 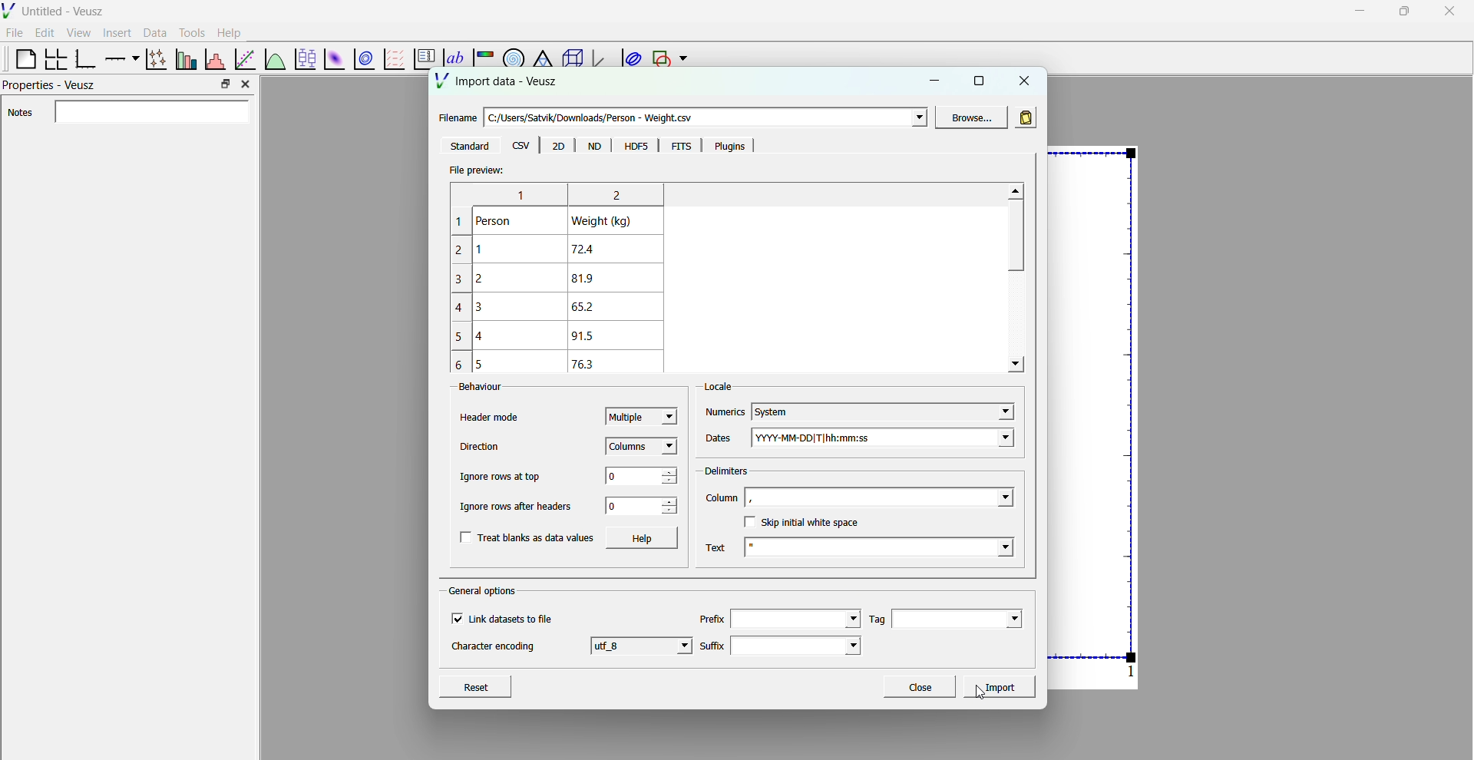 I want to click on delimiters, so click(x=725, y=468).